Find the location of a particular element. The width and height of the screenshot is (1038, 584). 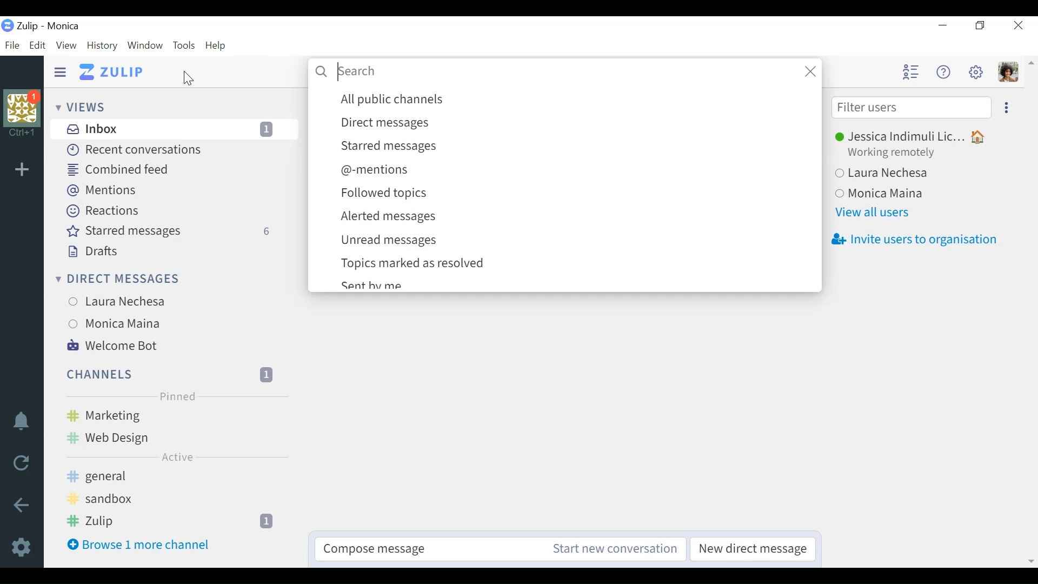

Direct messages dropdown is located at coordinates (115, 280).